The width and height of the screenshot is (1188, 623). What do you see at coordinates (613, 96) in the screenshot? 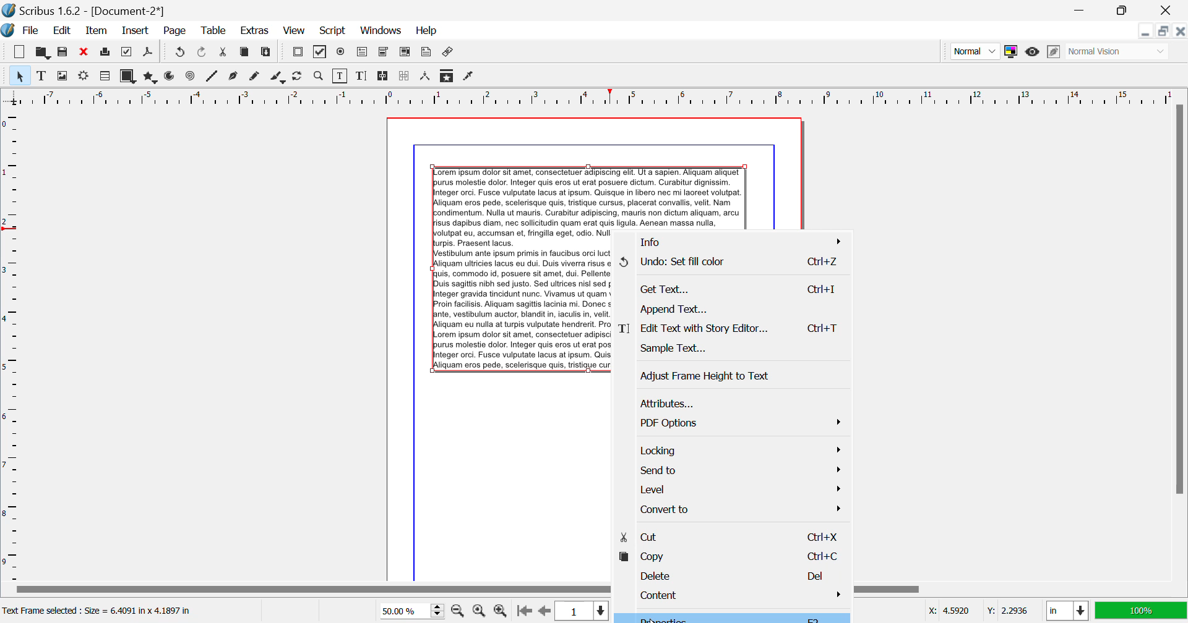
I see `Vertical Page Margin` at bounding box center [613, 96].